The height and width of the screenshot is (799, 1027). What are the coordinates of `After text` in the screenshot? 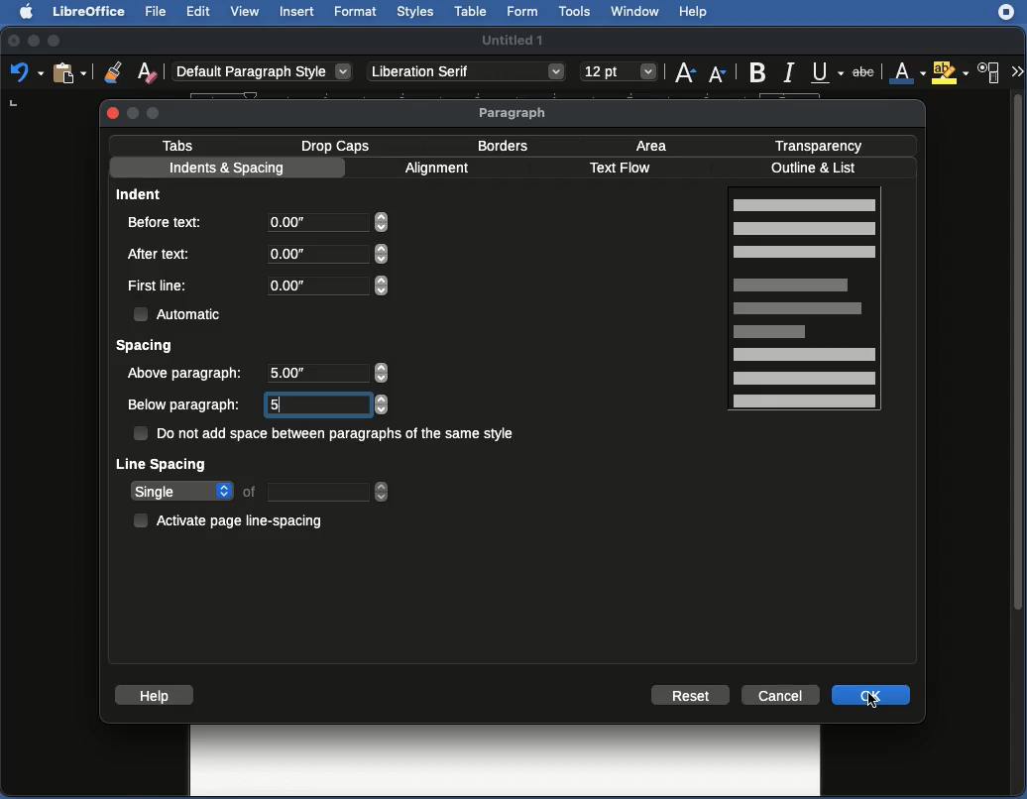 It's located at (163, 253).